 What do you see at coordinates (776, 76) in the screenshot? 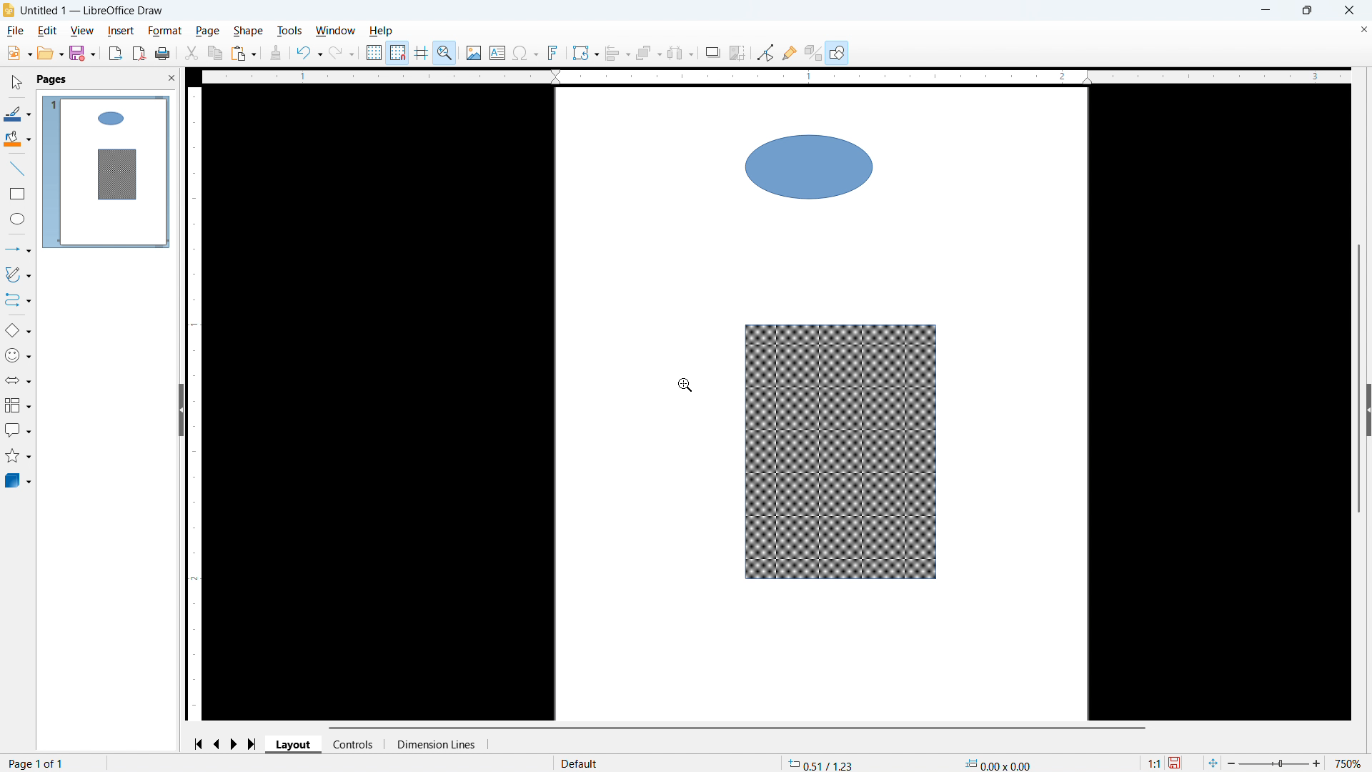
I see `Horizontal ruler ` at bounding box center [776, 76].